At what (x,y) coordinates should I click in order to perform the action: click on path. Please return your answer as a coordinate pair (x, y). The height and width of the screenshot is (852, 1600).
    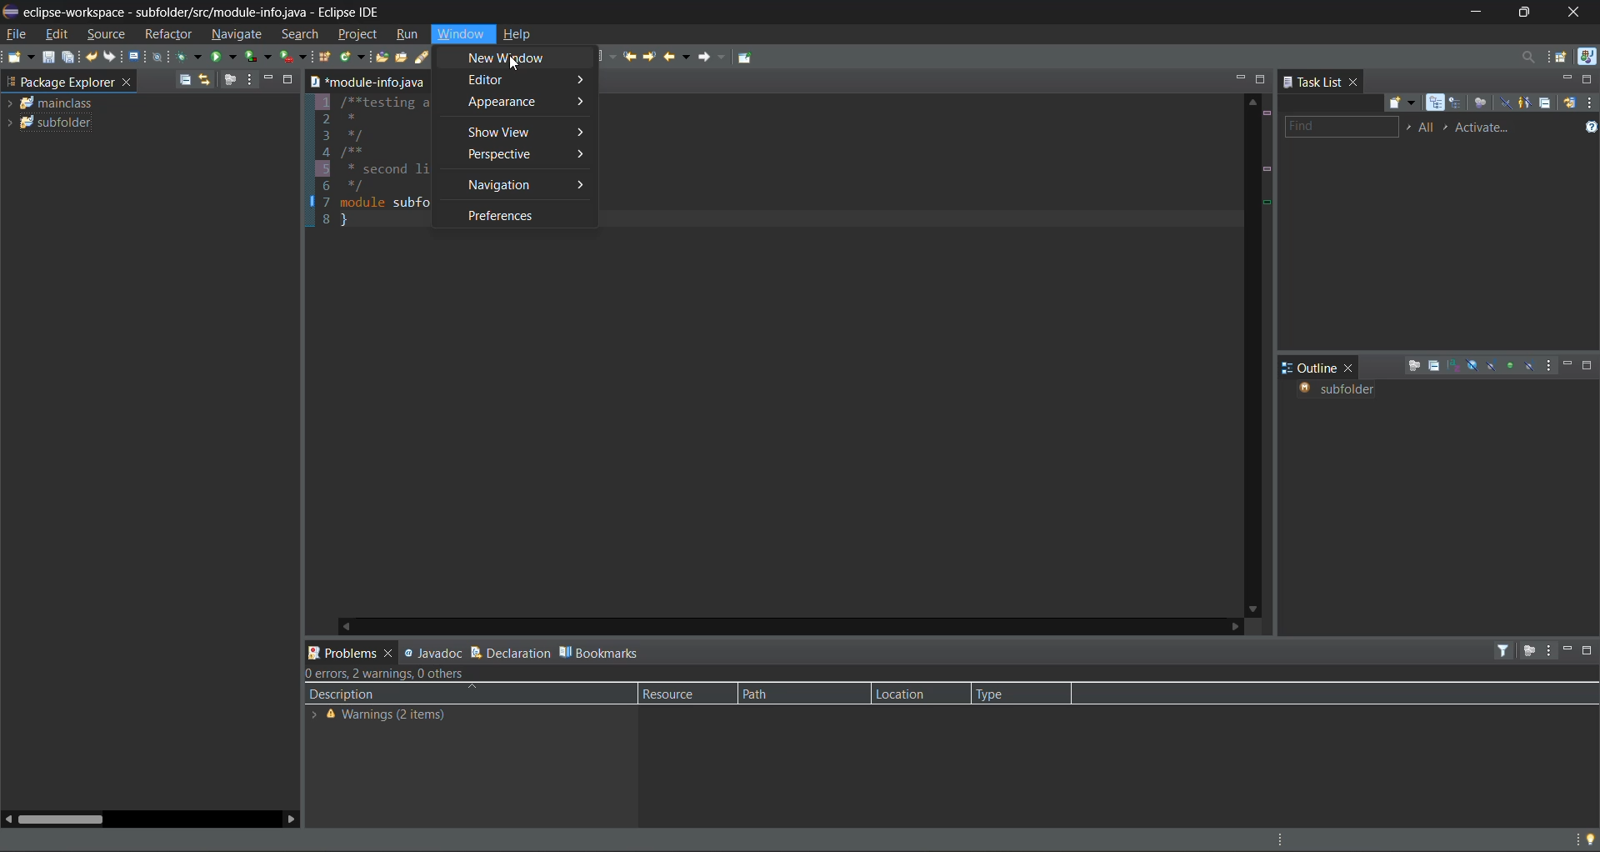
    Looking at the image, I should click on (760, 693).